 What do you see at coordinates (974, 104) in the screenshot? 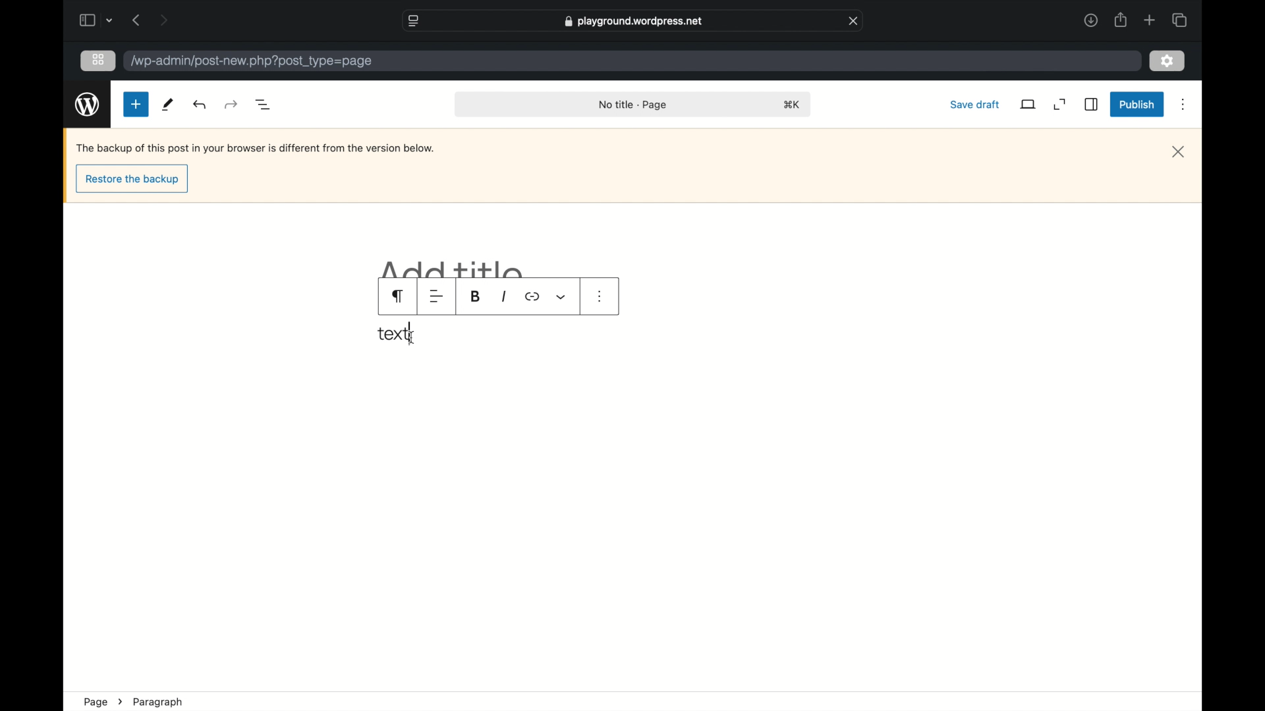
I see `save draft` at bounding box center [974, 104].